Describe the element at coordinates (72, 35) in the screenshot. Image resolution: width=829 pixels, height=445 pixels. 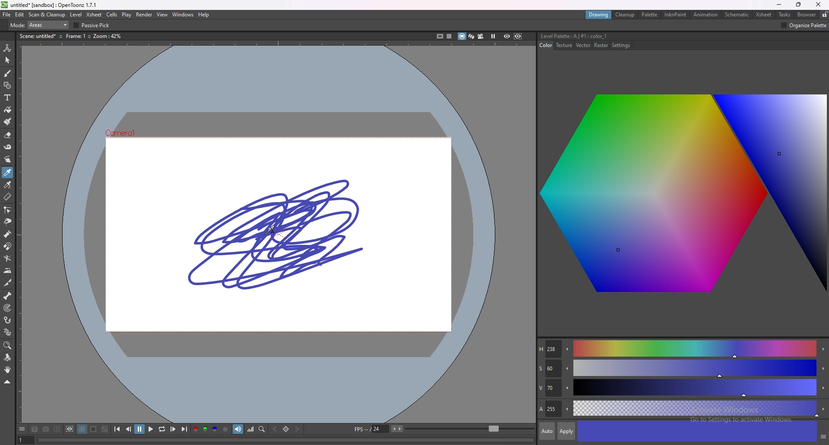
I see `description` at that location.